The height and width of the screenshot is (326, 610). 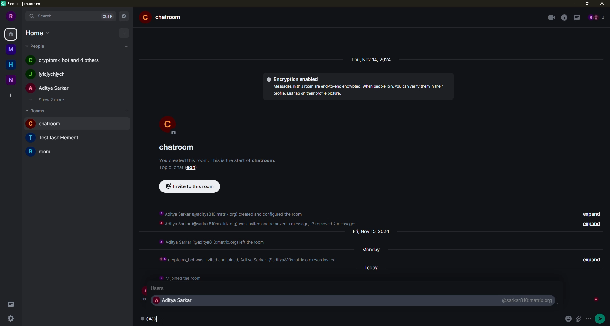 What do you see at coordinates (10, 95) in the screenshot?
I see `create space` at bounding box center [10, 95].